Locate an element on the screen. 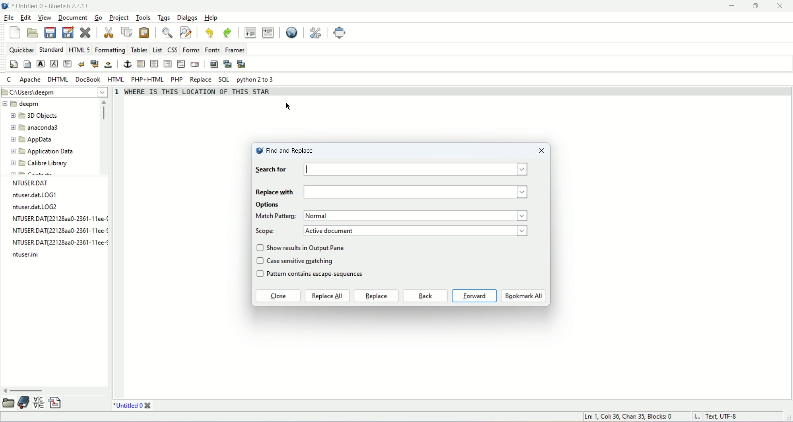  save as is located at coordinates (68, 32).